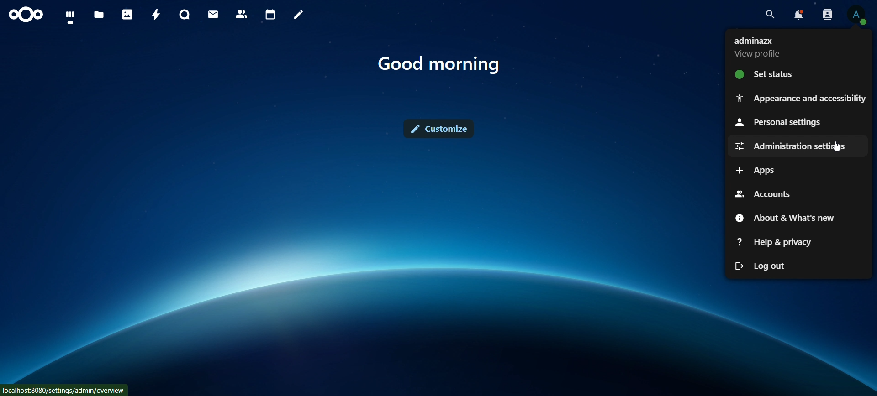  What do you see at coordinates (444, 66) in the screenshot?
I see `text` at bounding box center [444, 66].